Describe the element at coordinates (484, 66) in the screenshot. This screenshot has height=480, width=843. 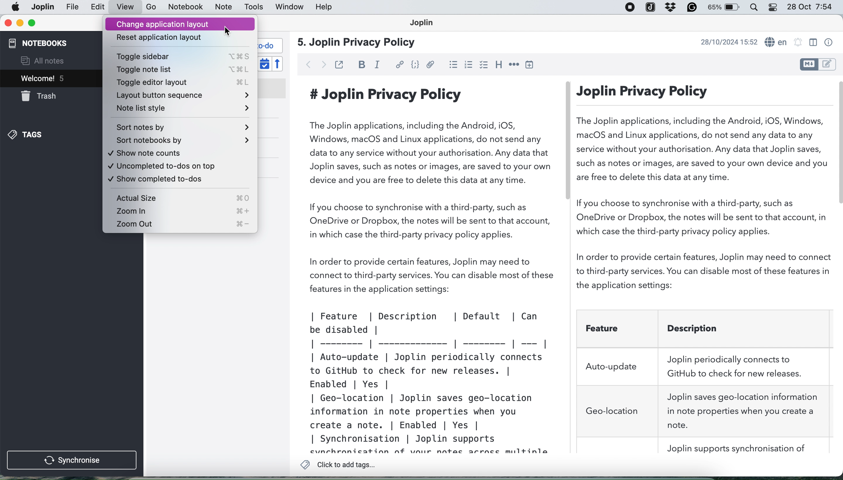
I see `checkbox` at that location.